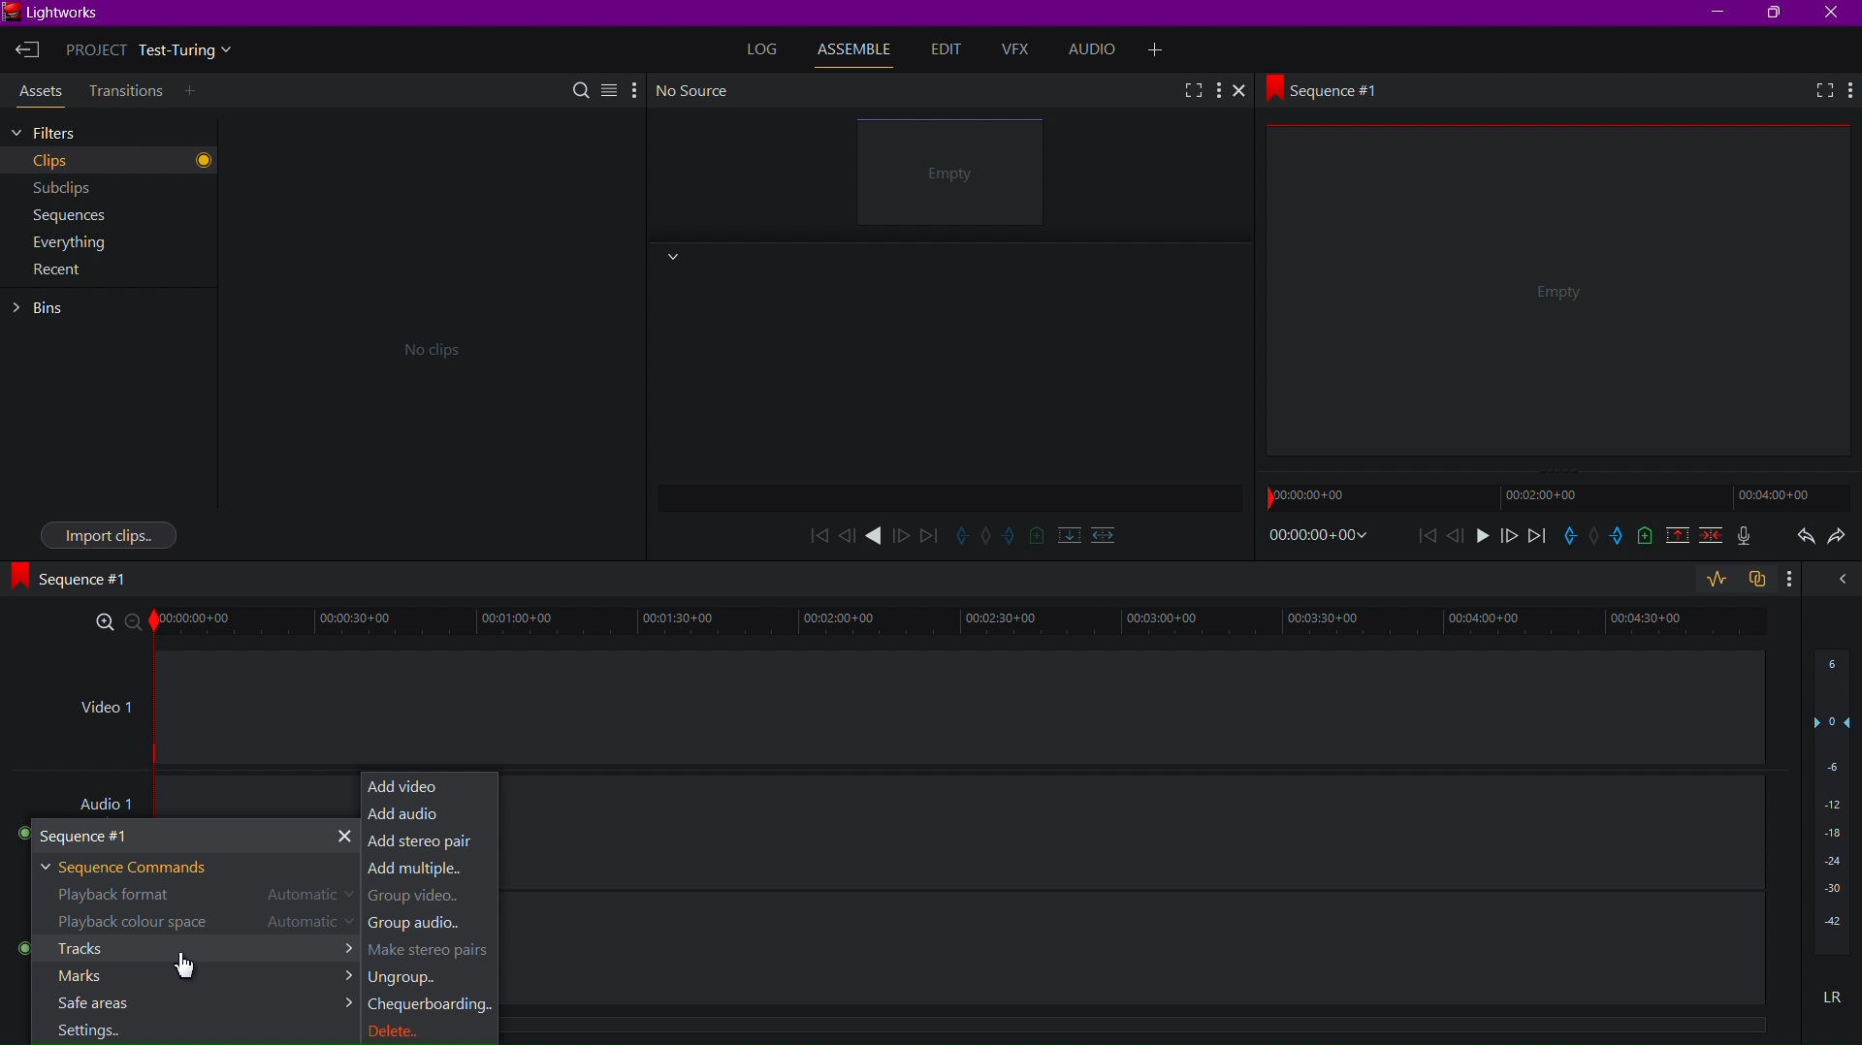  Describe the element at coordinates (1332, 88) in the screenshot. I see `Sequence #1` at that location.